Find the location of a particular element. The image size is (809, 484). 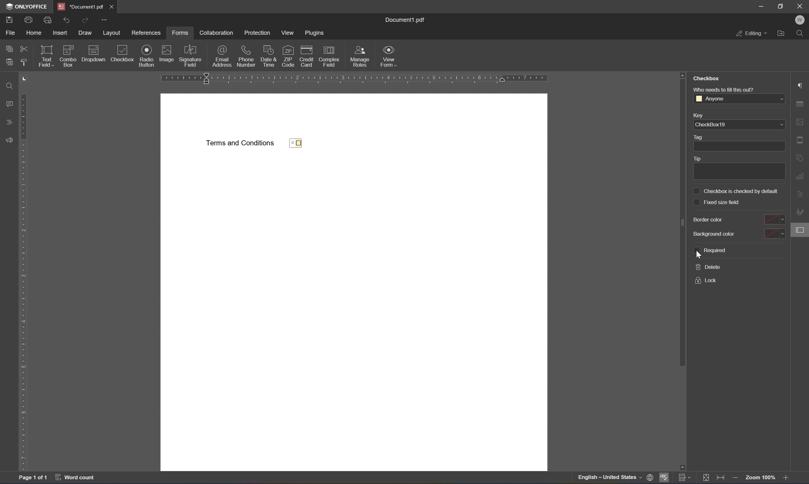

scroll bar is located at coordinates (682, 218).